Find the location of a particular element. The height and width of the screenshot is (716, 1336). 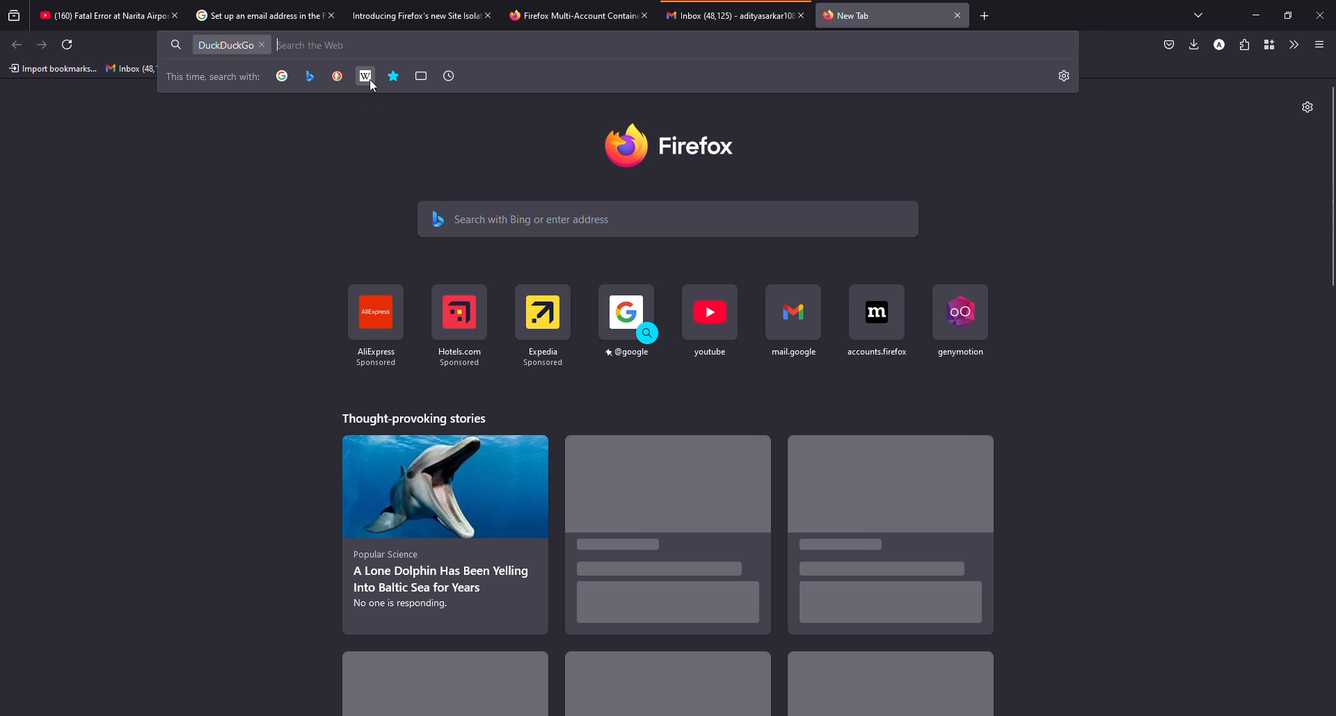

stories is located at coordinates (451, 689).